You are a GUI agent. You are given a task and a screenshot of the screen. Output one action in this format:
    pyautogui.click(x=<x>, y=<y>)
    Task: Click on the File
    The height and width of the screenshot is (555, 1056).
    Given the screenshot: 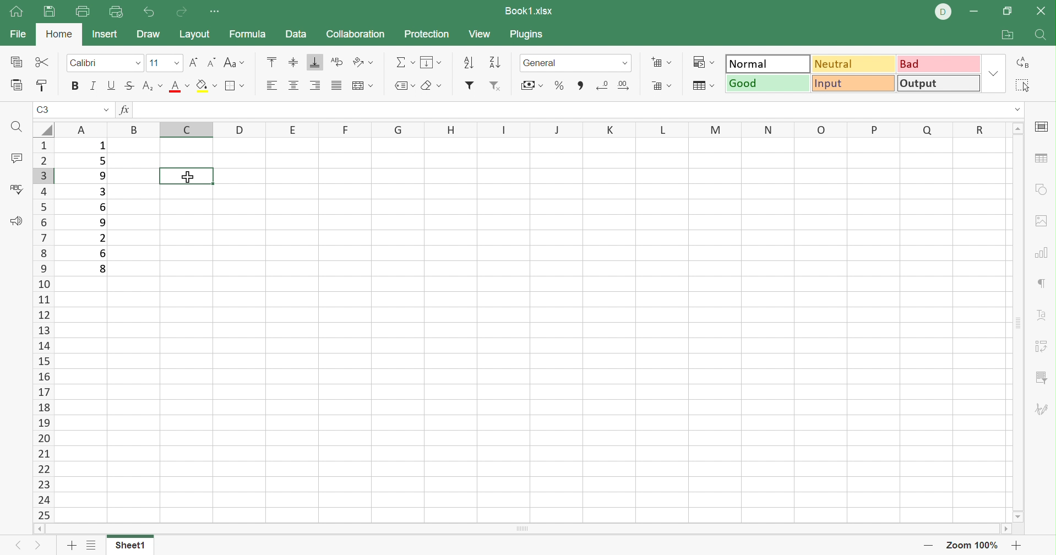 What is the action you would take?
    pyautogui.click(x=18, y=34)
    